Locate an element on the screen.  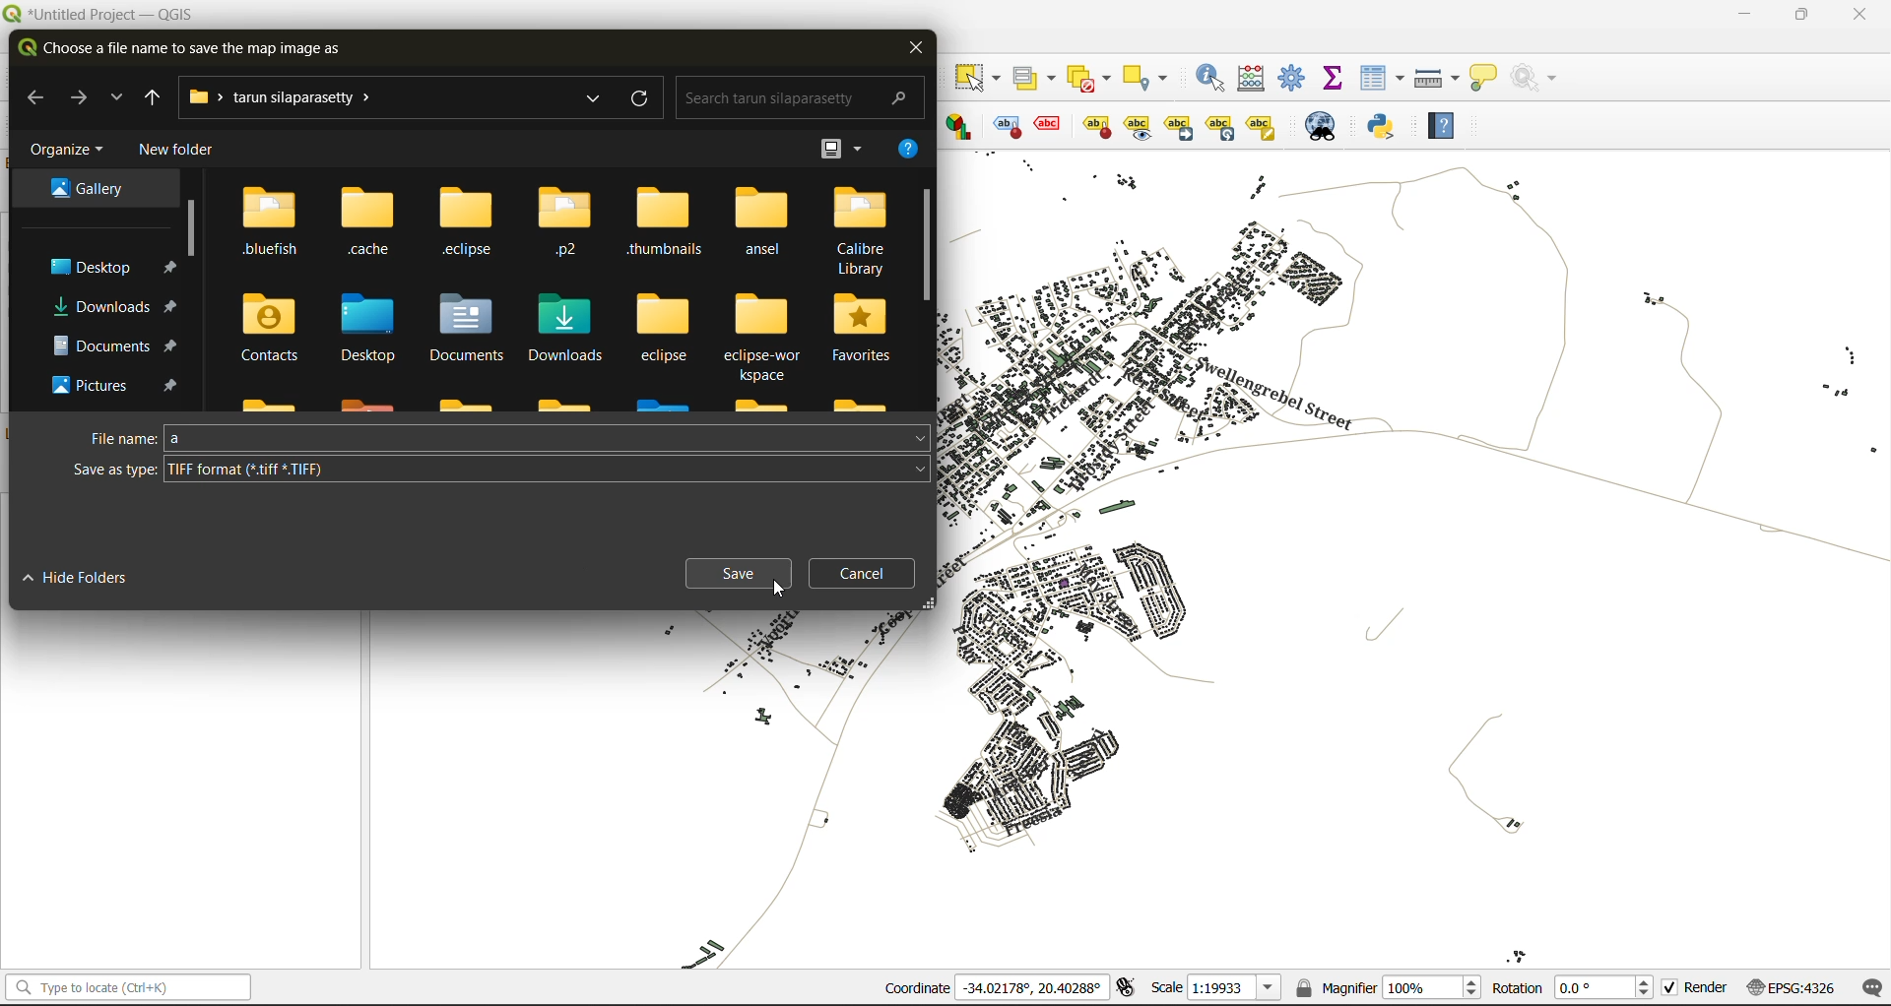
scale is located at coordinates (1210, 988).